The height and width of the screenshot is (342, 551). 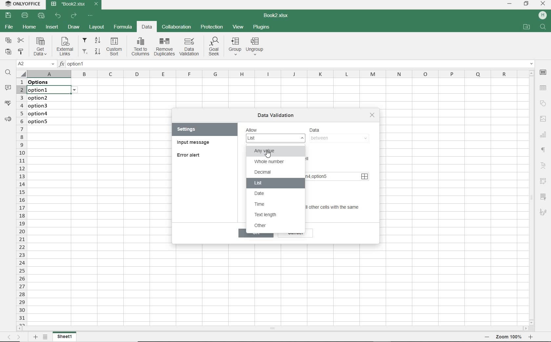 I want to click on SCROLLBAR, so click(x=273, y=328).